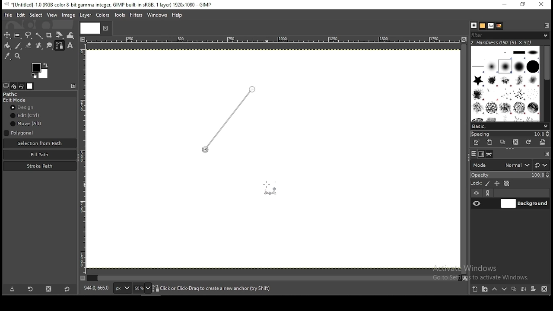  I want to click on tool options, so click(6, 86).